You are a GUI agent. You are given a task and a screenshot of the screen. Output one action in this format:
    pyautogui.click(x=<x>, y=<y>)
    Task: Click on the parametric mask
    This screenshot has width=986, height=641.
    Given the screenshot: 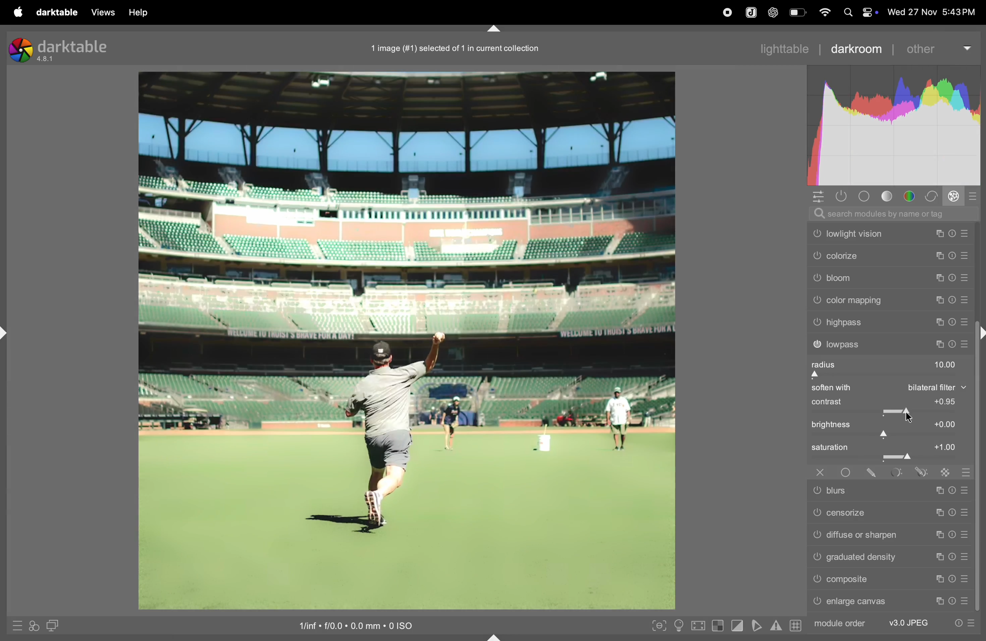 What is the action you would take?
    pyautogui.click(x=896, y=473)
    